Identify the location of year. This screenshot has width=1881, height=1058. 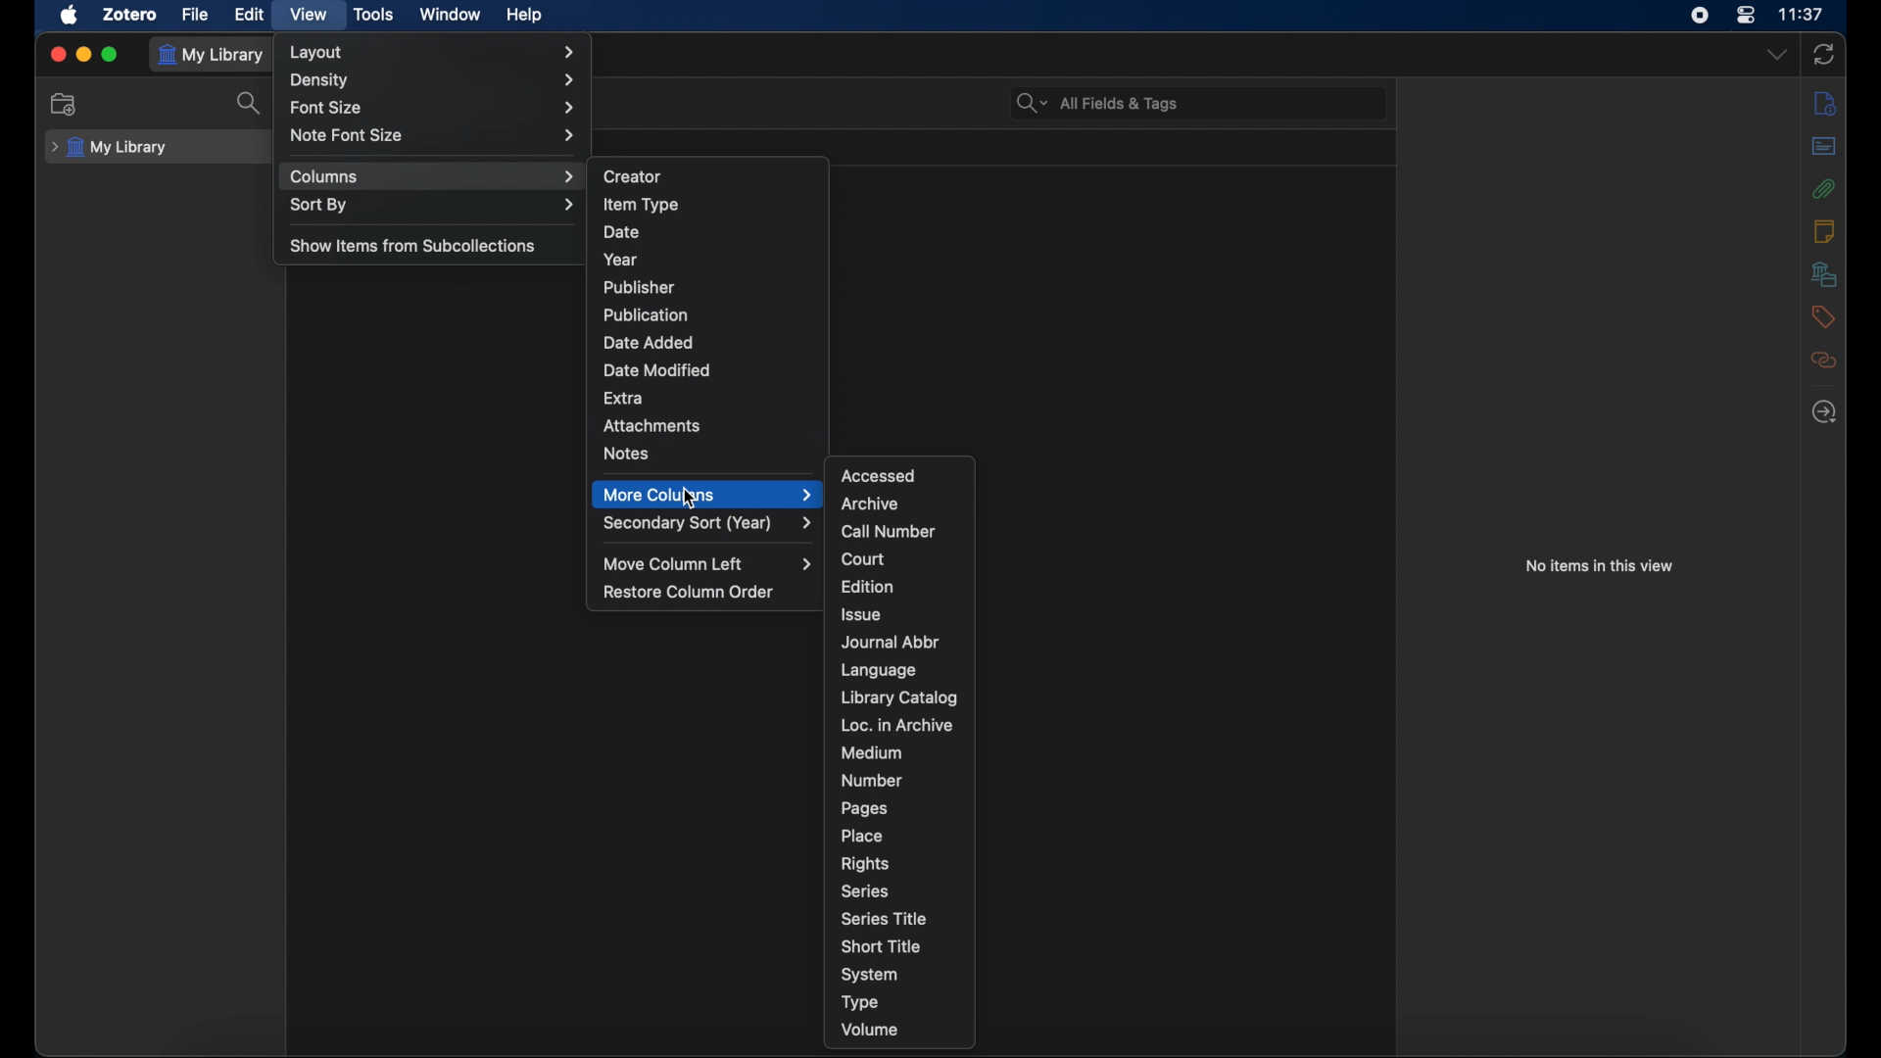
(621, 260).